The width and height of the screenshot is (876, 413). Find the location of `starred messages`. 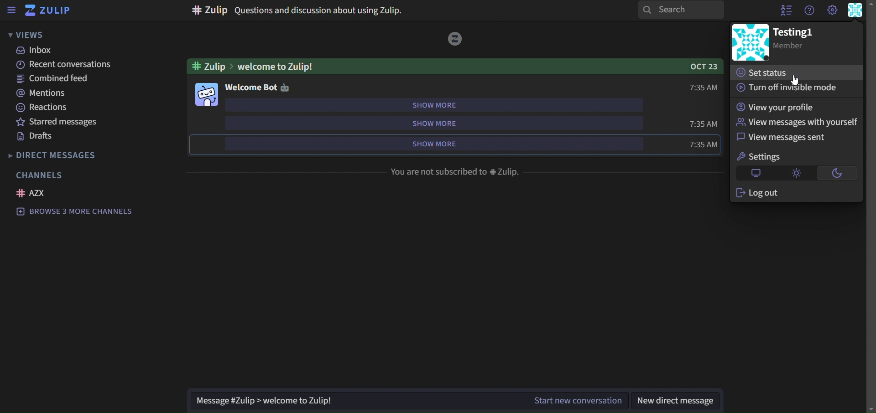

starred messages is located at coordinates (79, 123).